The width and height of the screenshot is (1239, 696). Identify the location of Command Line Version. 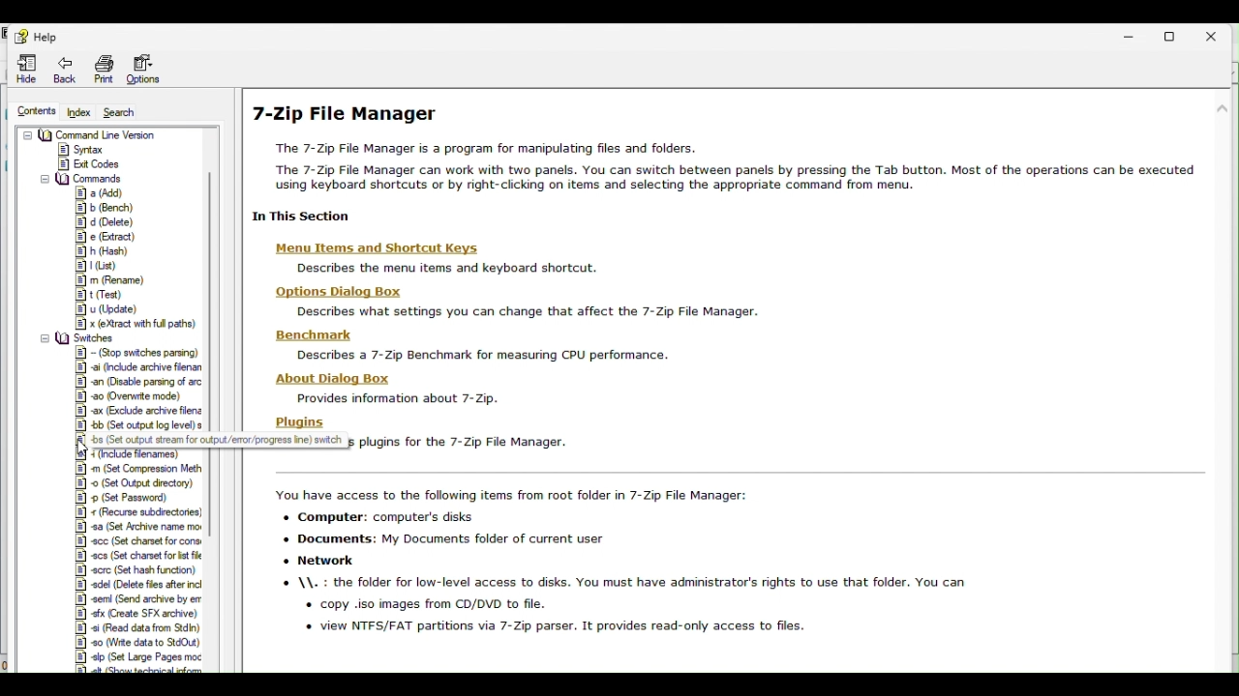
(118, 149).